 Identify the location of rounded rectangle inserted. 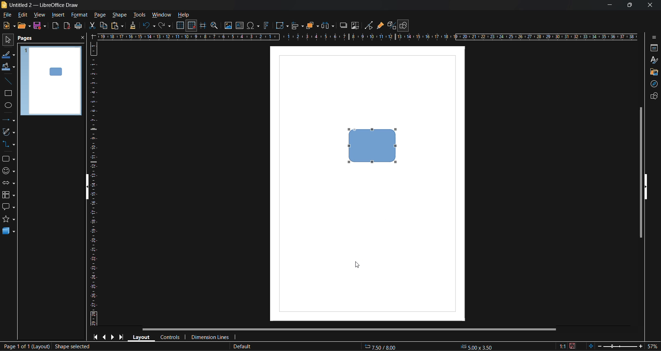
(374, 146).